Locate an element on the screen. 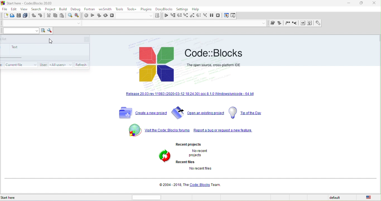 The image size is (381, 201). open tab is located at coordinates (172, 24).